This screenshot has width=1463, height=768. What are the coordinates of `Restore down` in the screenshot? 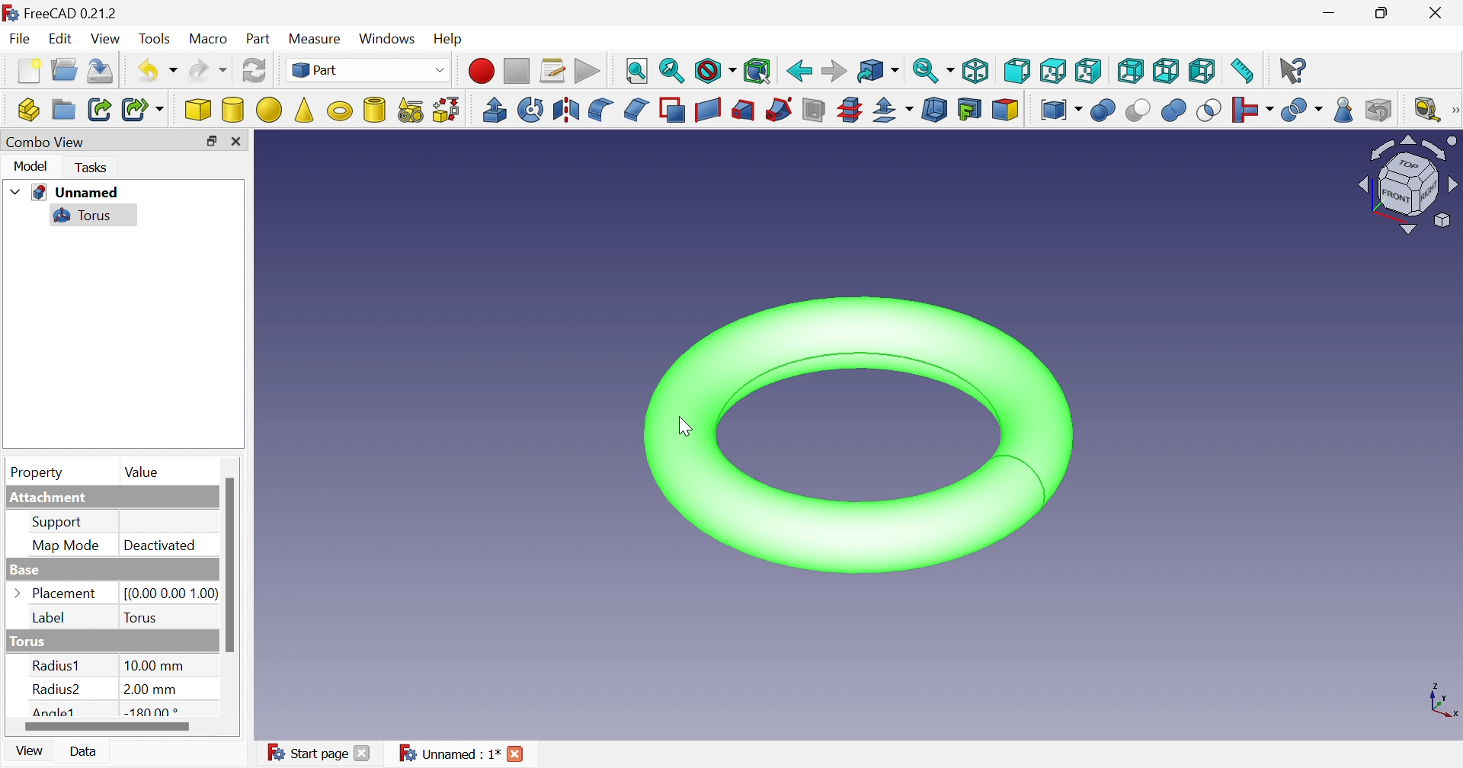 It's located at (209, 142).